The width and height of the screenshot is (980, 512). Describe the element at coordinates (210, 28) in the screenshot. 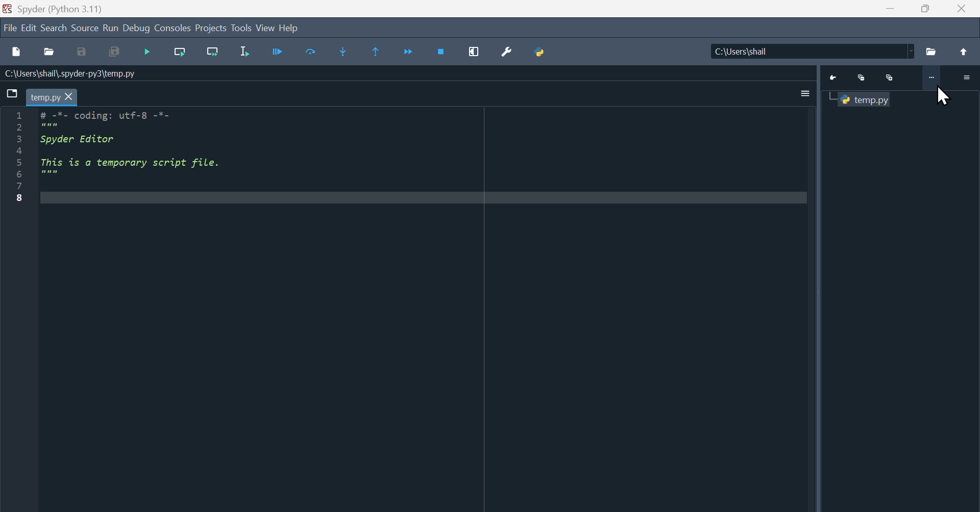

I see `Projects` at that location.